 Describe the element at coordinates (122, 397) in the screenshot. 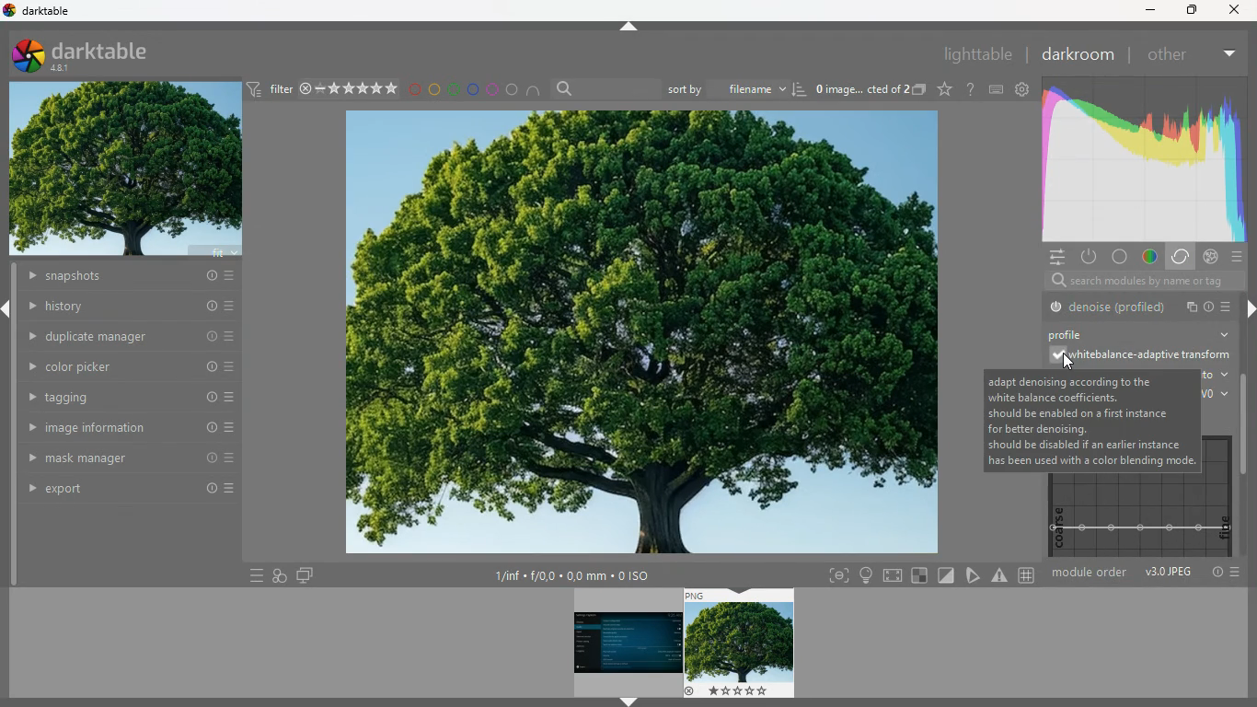

I see `tagging` at that location.